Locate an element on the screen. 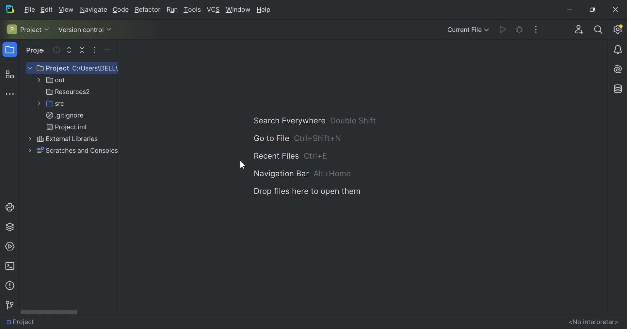 The width and height of the screenshot is (627, 329). Recent files is located at coordinates (276, 156).